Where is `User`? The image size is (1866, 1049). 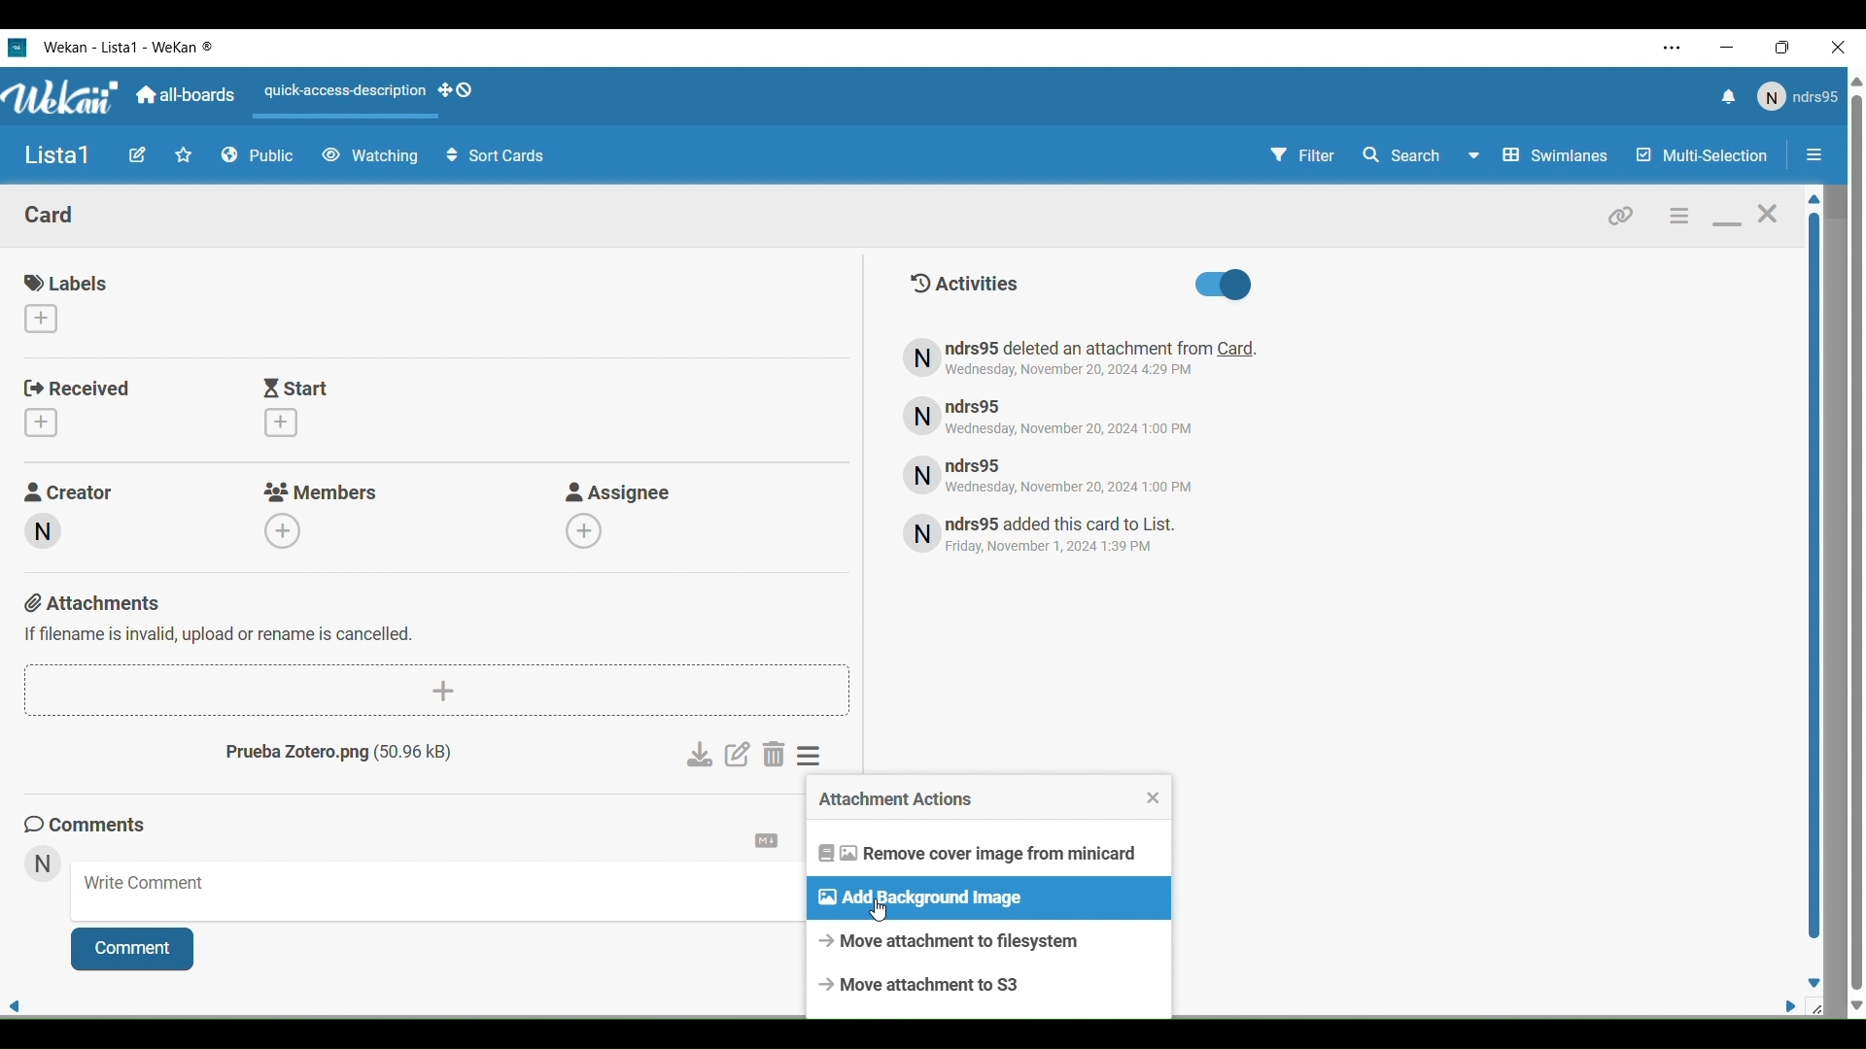 User is located at coordinates (42, 864).